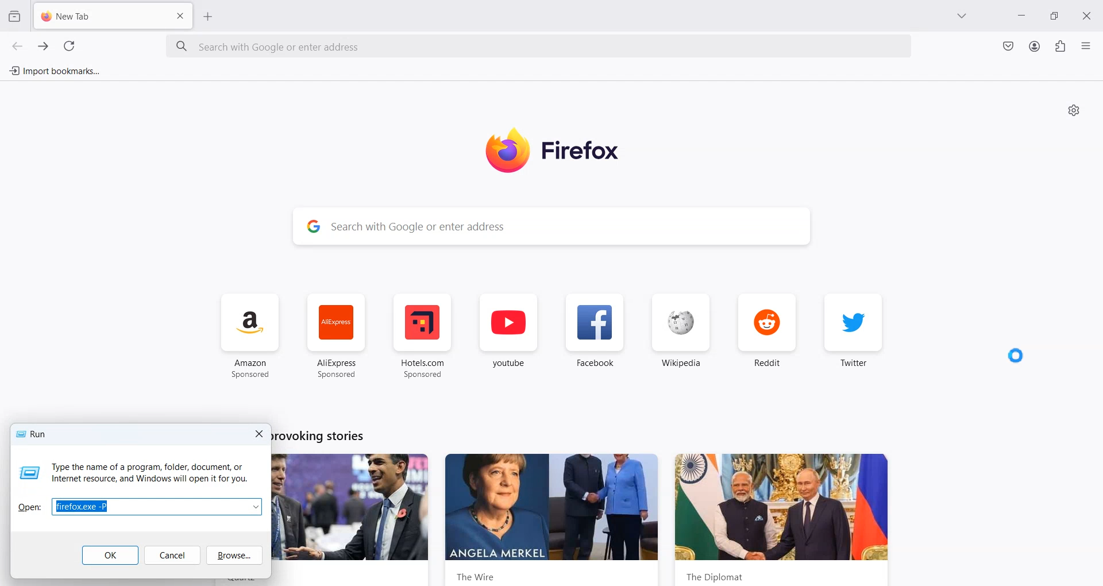  Describe the element at coordinates (336, 336) in the screenshot. I see `AliExpress Sponsored` at that location.